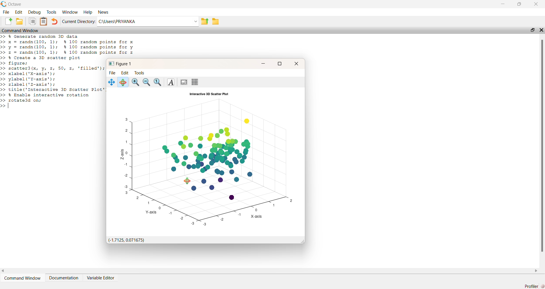  Describe the element at coordinates (79, 22) in the screenshot. I see `Current Directory:` at that location.